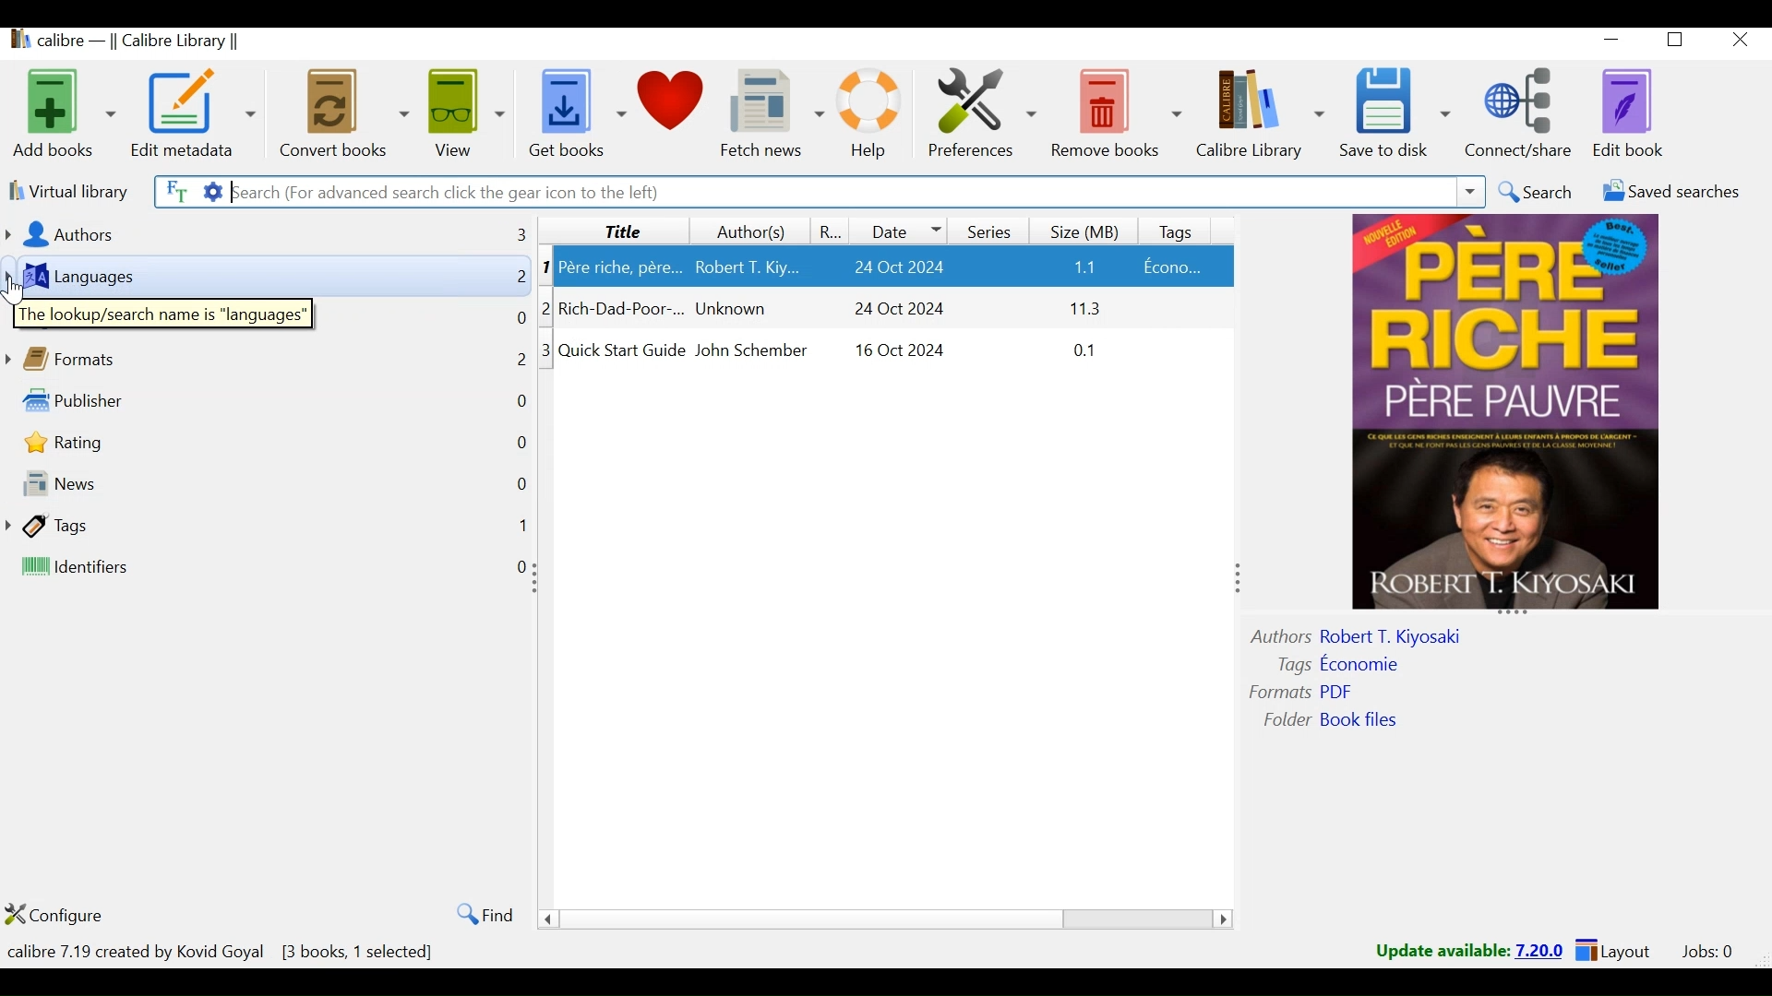  Describe the element at coordinates (520, 281) in the screenshot. I see `2` at that location.